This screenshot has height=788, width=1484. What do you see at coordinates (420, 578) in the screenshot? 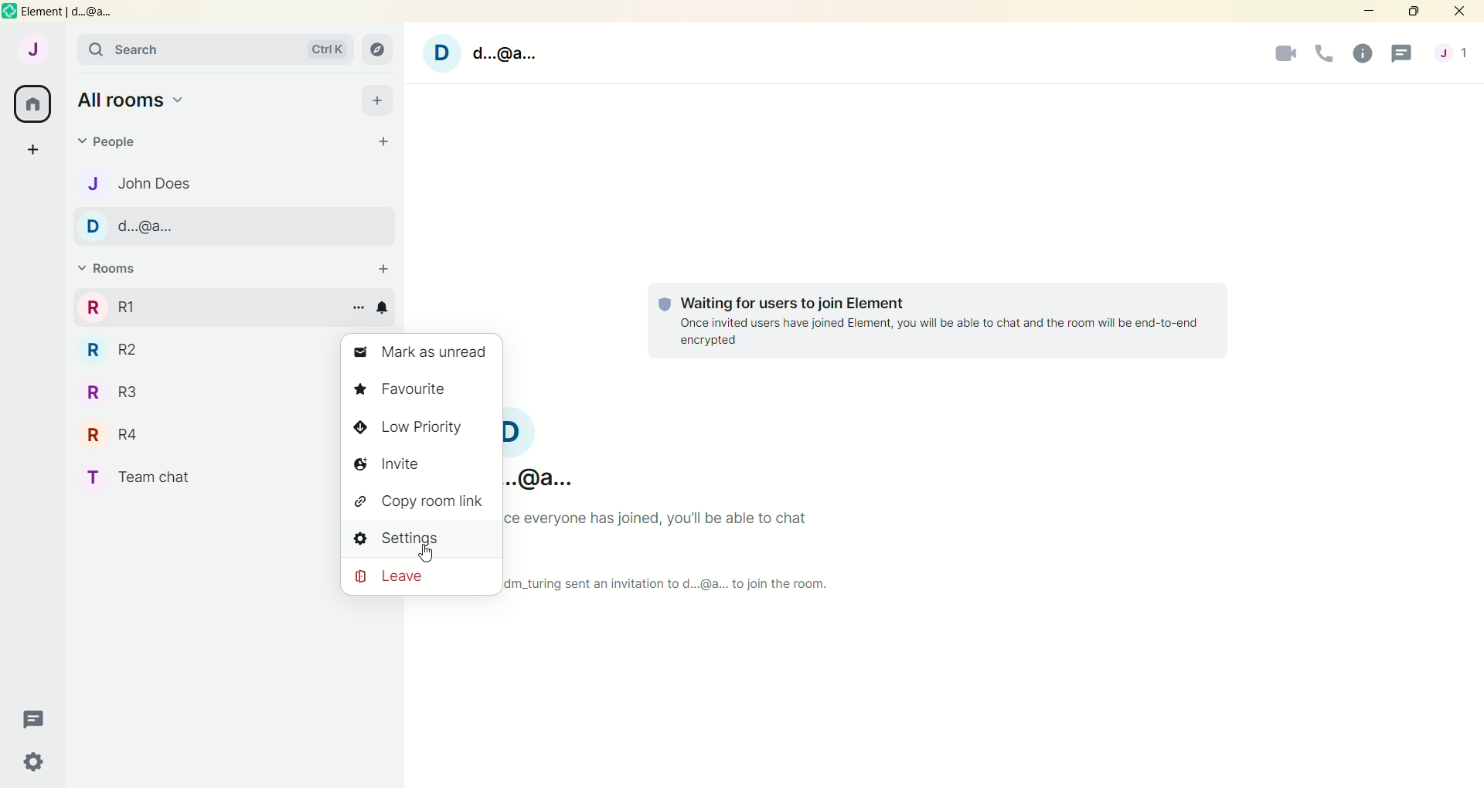
I see `leave` at bounding box center [420, 578].